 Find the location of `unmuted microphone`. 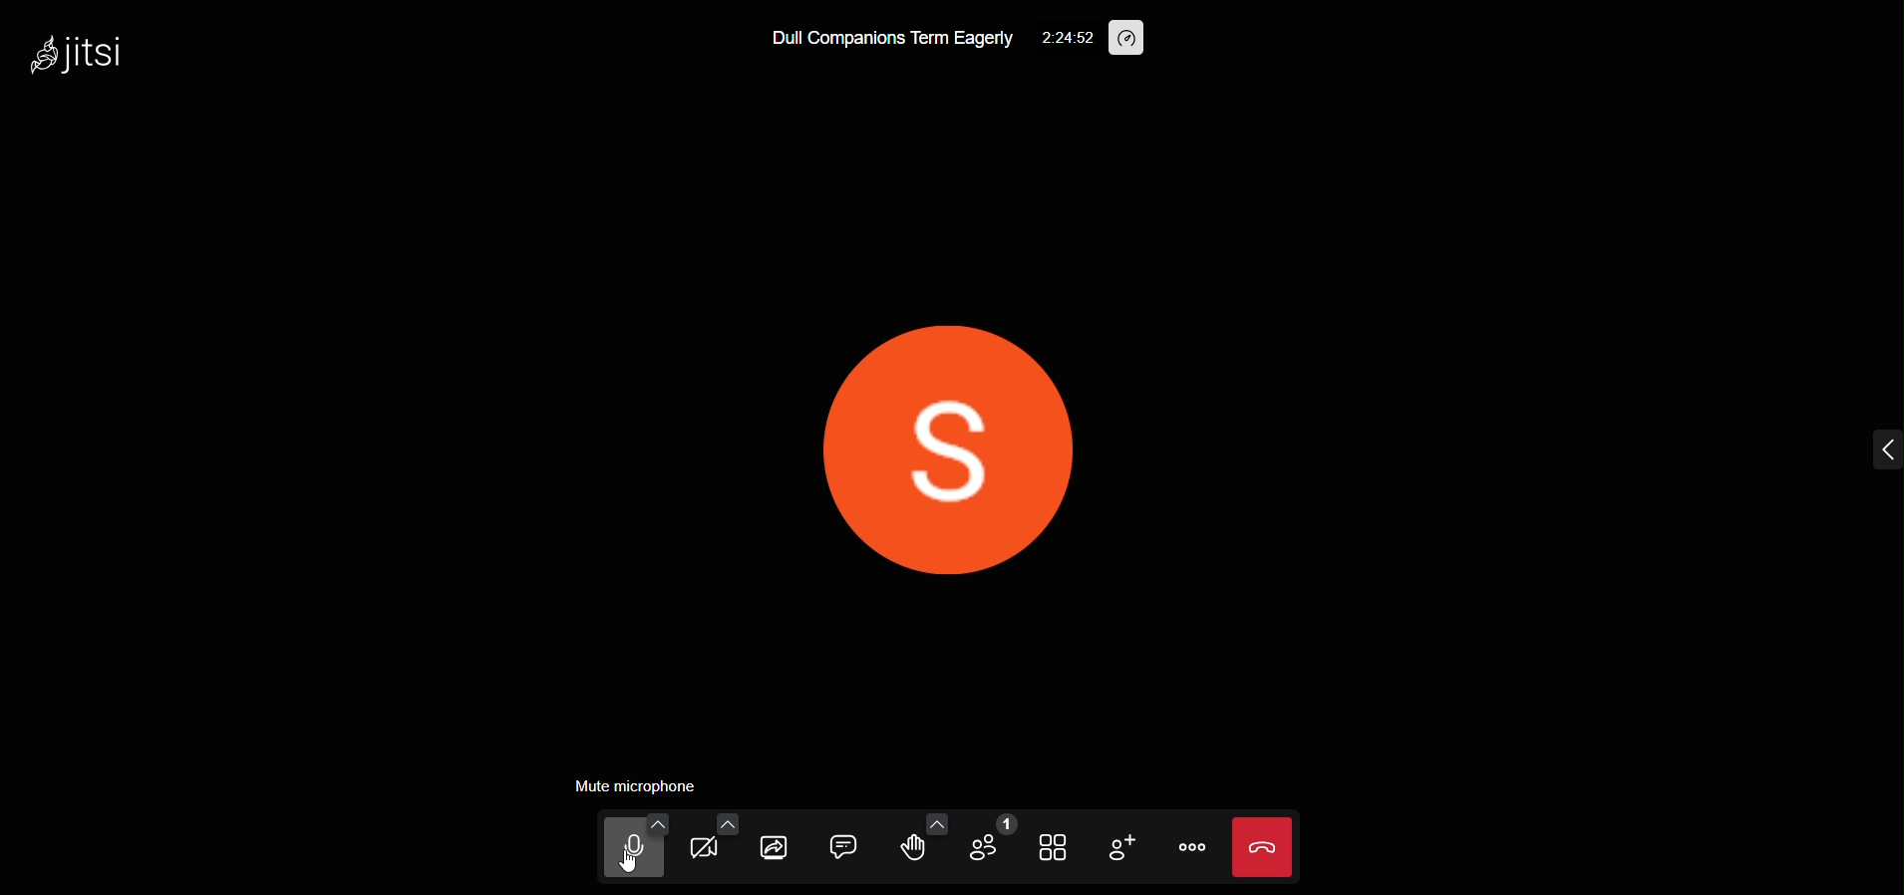

unmuted microphone is located at coordinates (639, 845).